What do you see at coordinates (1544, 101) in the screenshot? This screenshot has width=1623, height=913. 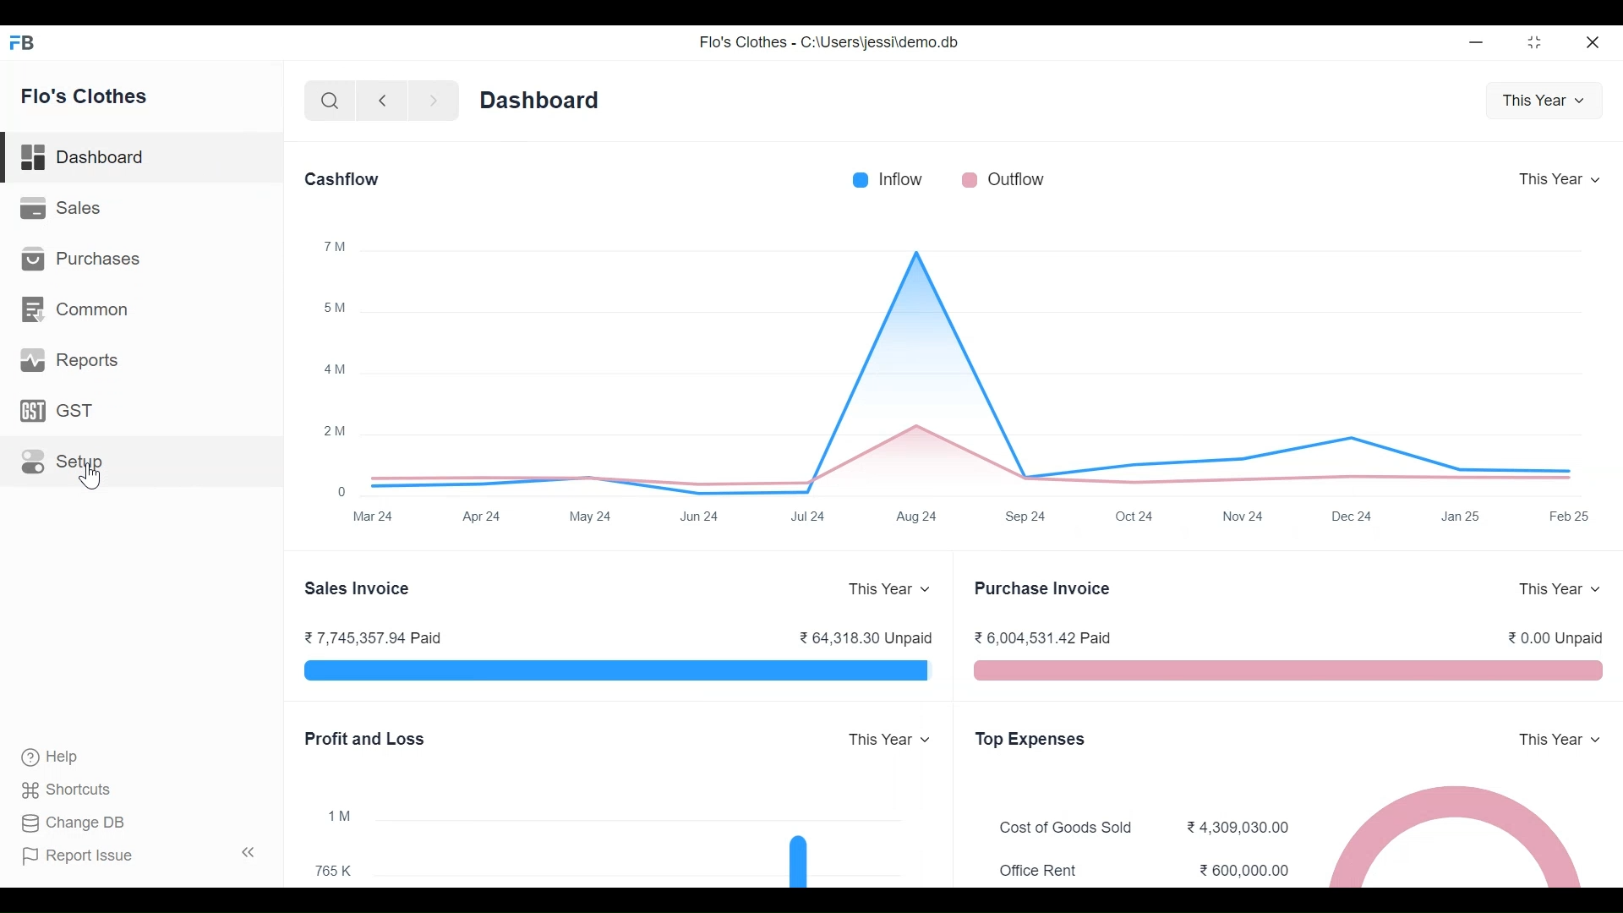 I see `this year` at bounding box center [1544, 101].